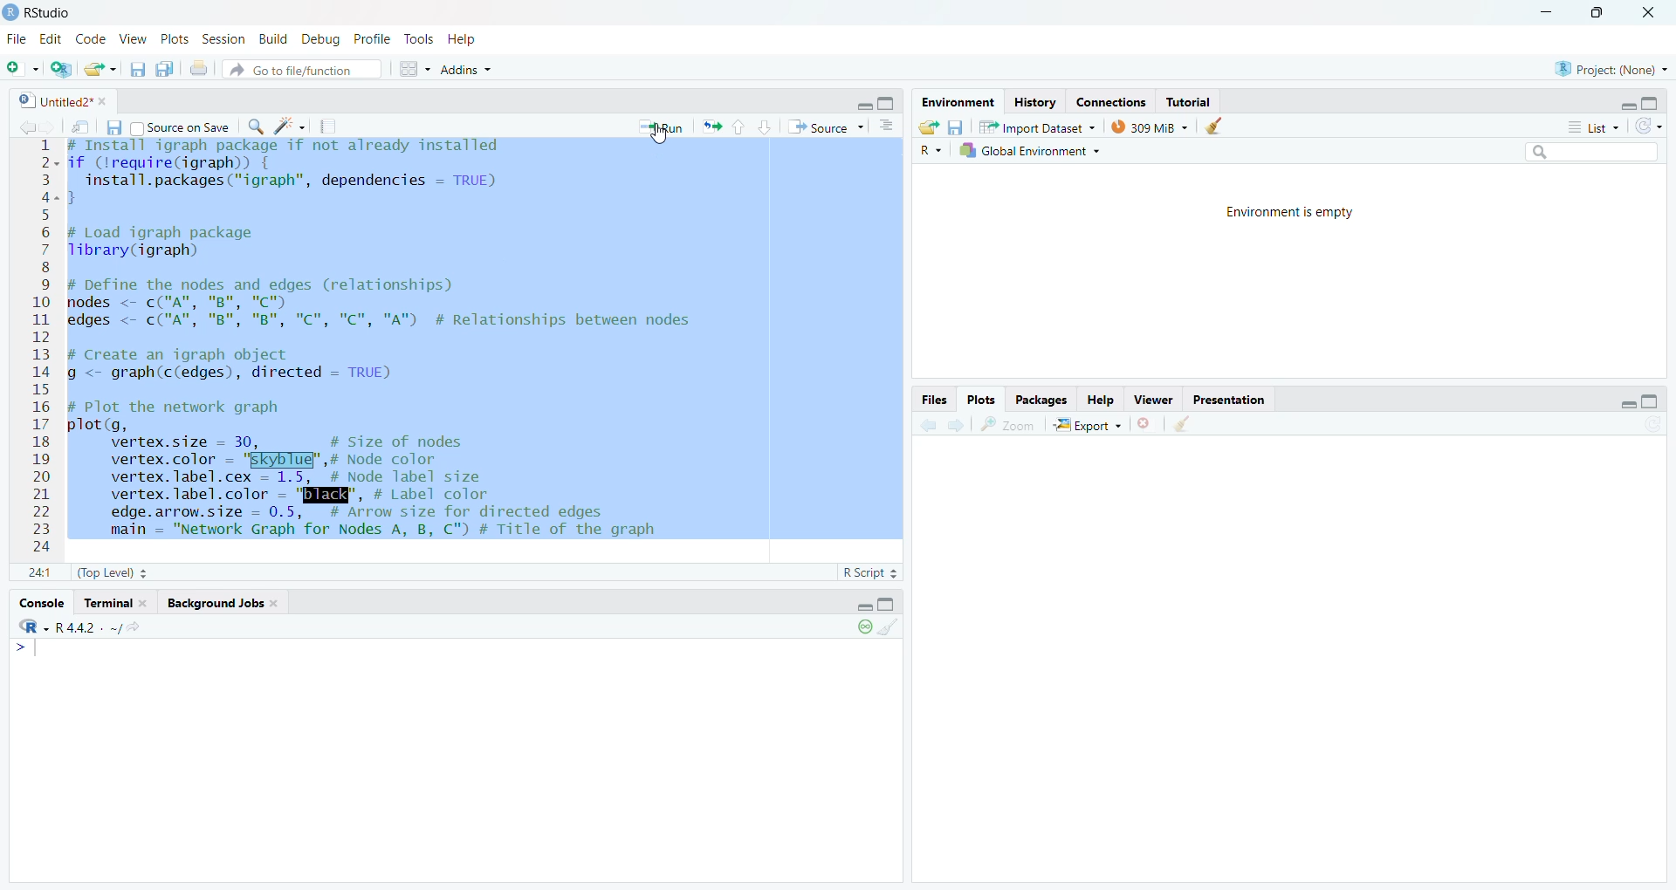 The image size is (1676, 890). I want to click on * Source ~, so click(827, 126).